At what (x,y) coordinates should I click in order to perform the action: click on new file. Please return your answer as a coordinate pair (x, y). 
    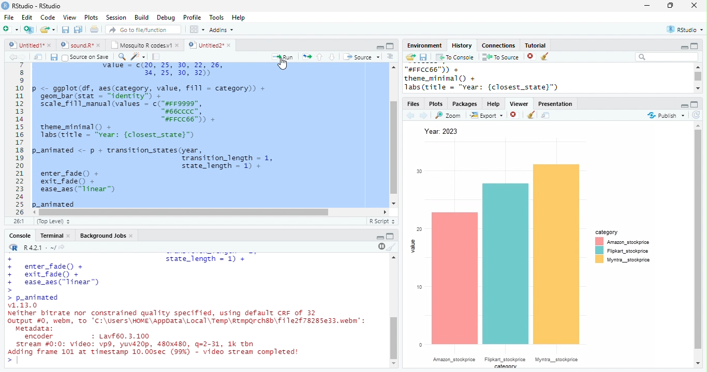
    Looking at the image, I should click on (10, 29).